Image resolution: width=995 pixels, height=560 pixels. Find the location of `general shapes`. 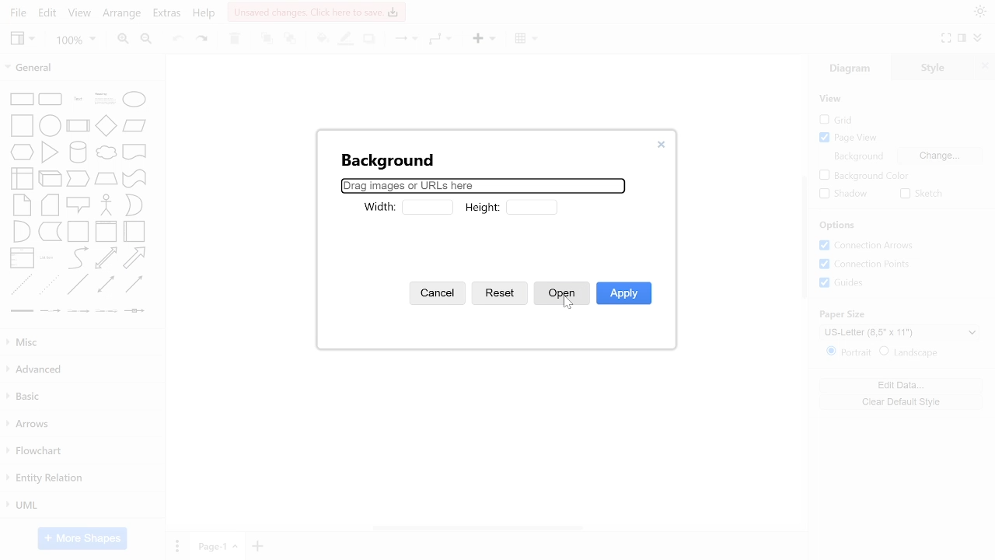

general shapes is located at coordinates (134, 231).